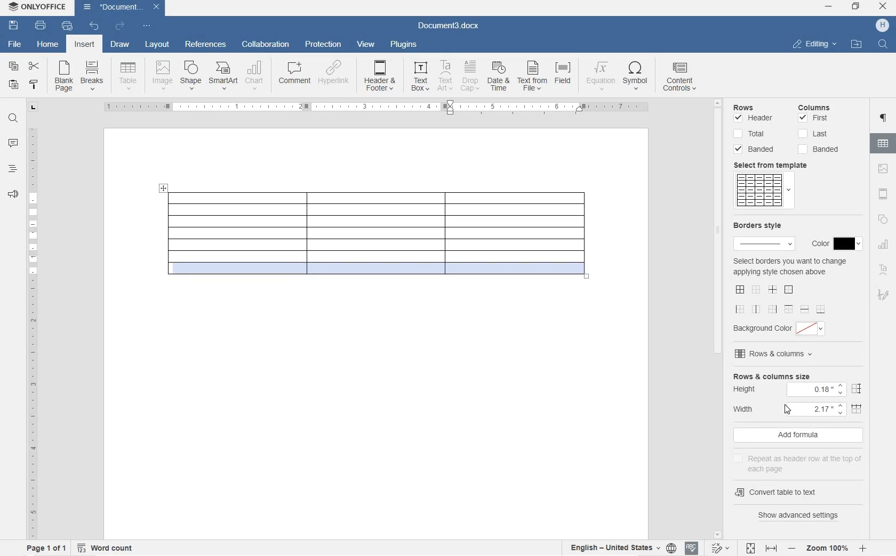  What do you see at coordinates (128, 77) in the screenshot?
I see `TABLE` at bounding box center [128, 77].